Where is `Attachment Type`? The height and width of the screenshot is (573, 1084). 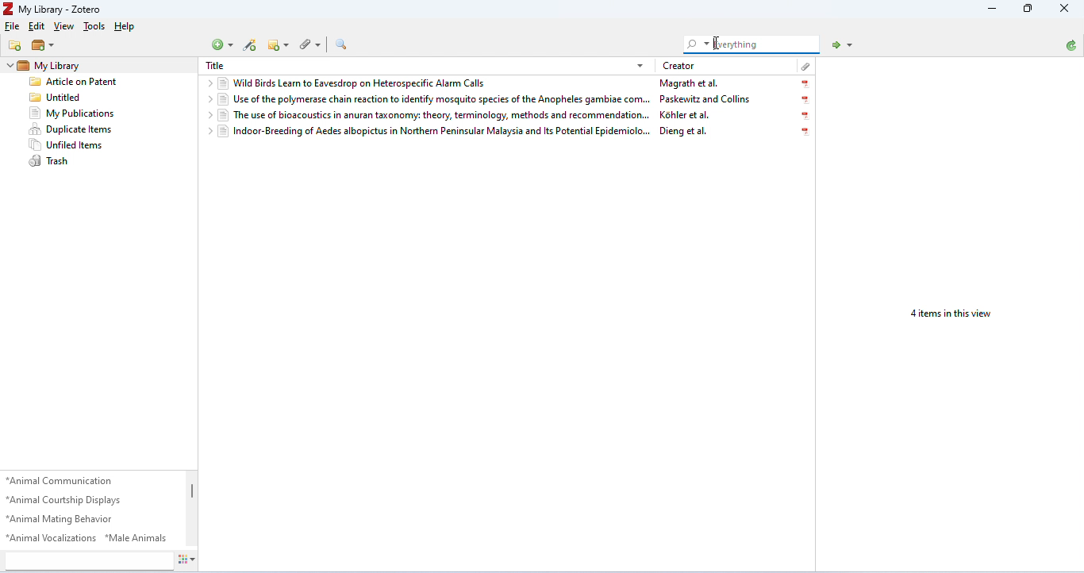 Attachment Type is located at coordinates (805, 66).